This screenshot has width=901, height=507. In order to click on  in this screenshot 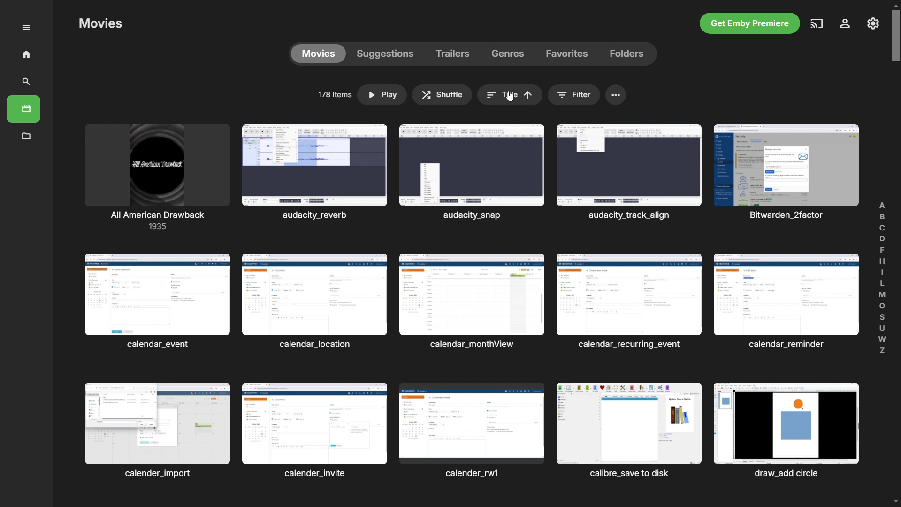, I will do `click(103, 24)`.